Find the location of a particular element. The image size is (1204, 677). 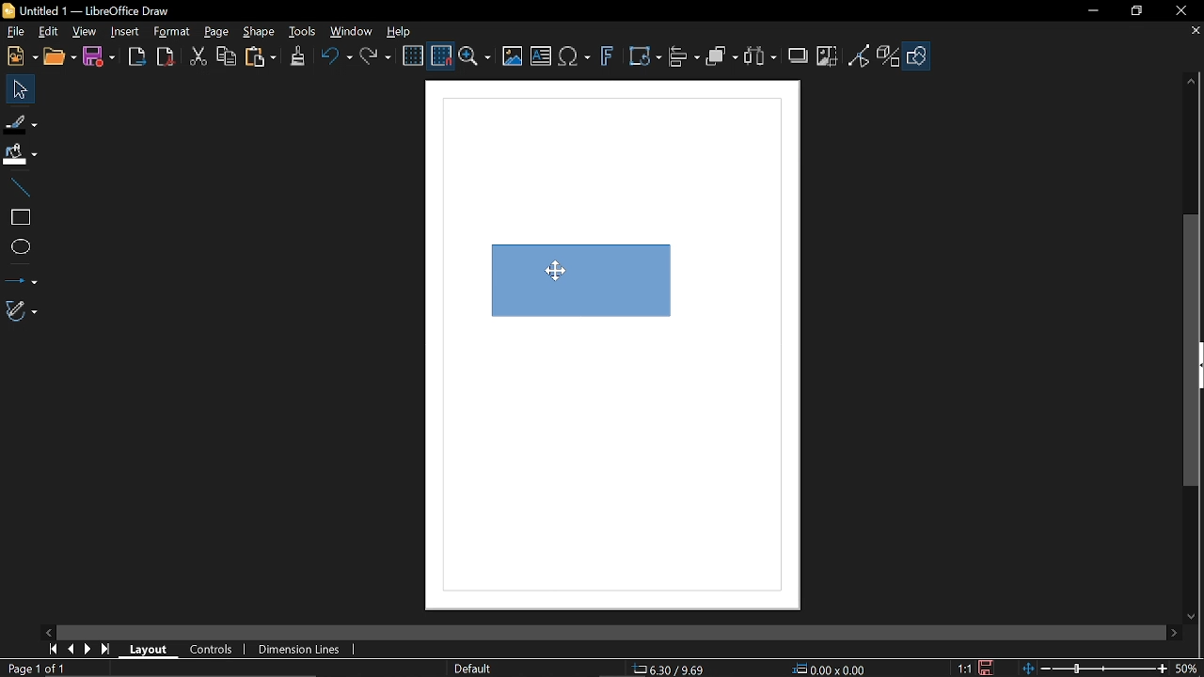

Toggle extrusion is located at coordinates (890, 57).